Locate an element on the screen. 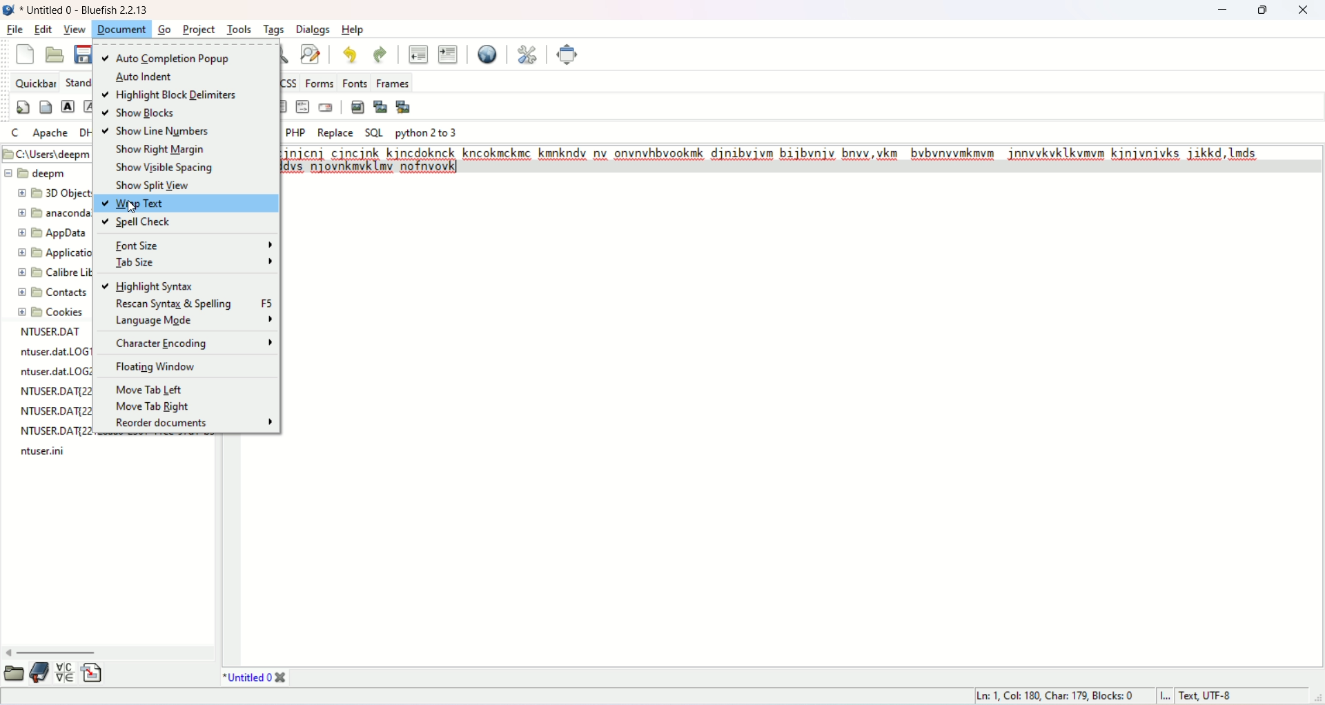 The height and width of the screenshot is (705, 1325). email is located at coordinates (326, 108).